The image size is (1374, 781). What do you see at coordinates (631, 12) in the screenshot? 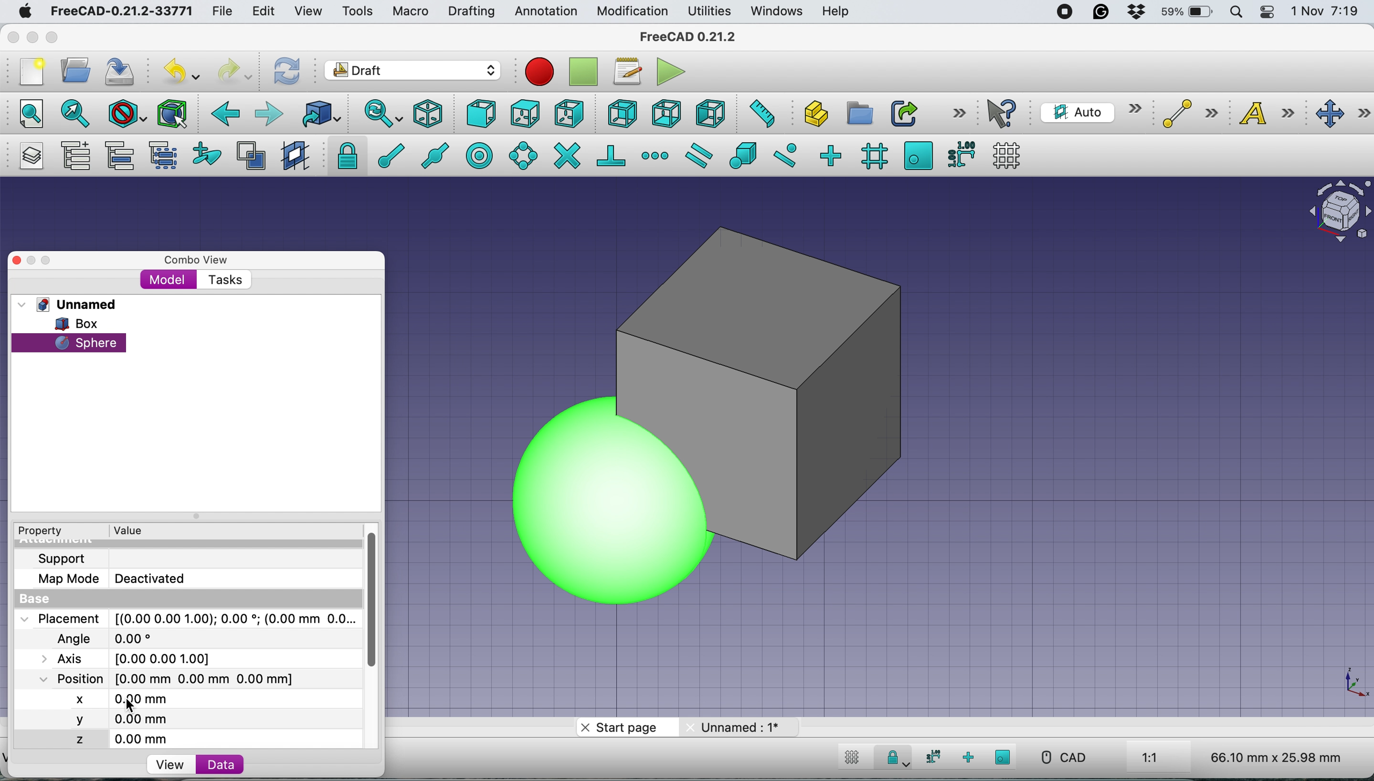
I see `modification` at bounding box center [631, 12].